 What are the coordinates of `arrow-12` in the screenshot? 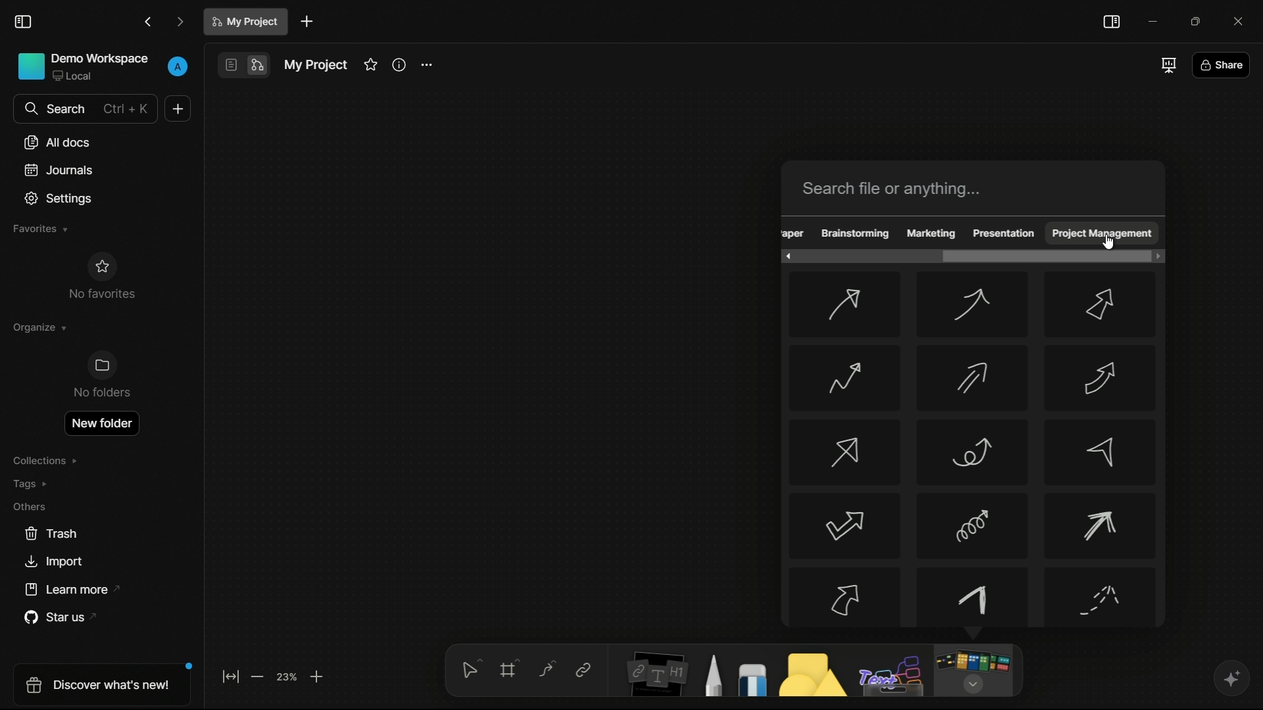 It's located at (1102, 527).